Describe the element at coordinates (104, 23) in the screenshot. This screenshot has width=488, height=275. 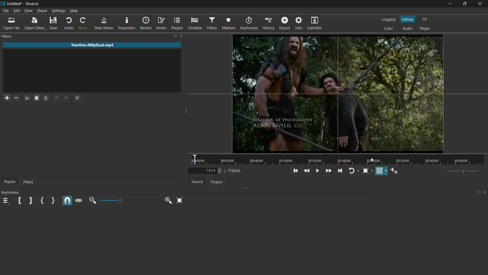
I see `peak meter` at that location.